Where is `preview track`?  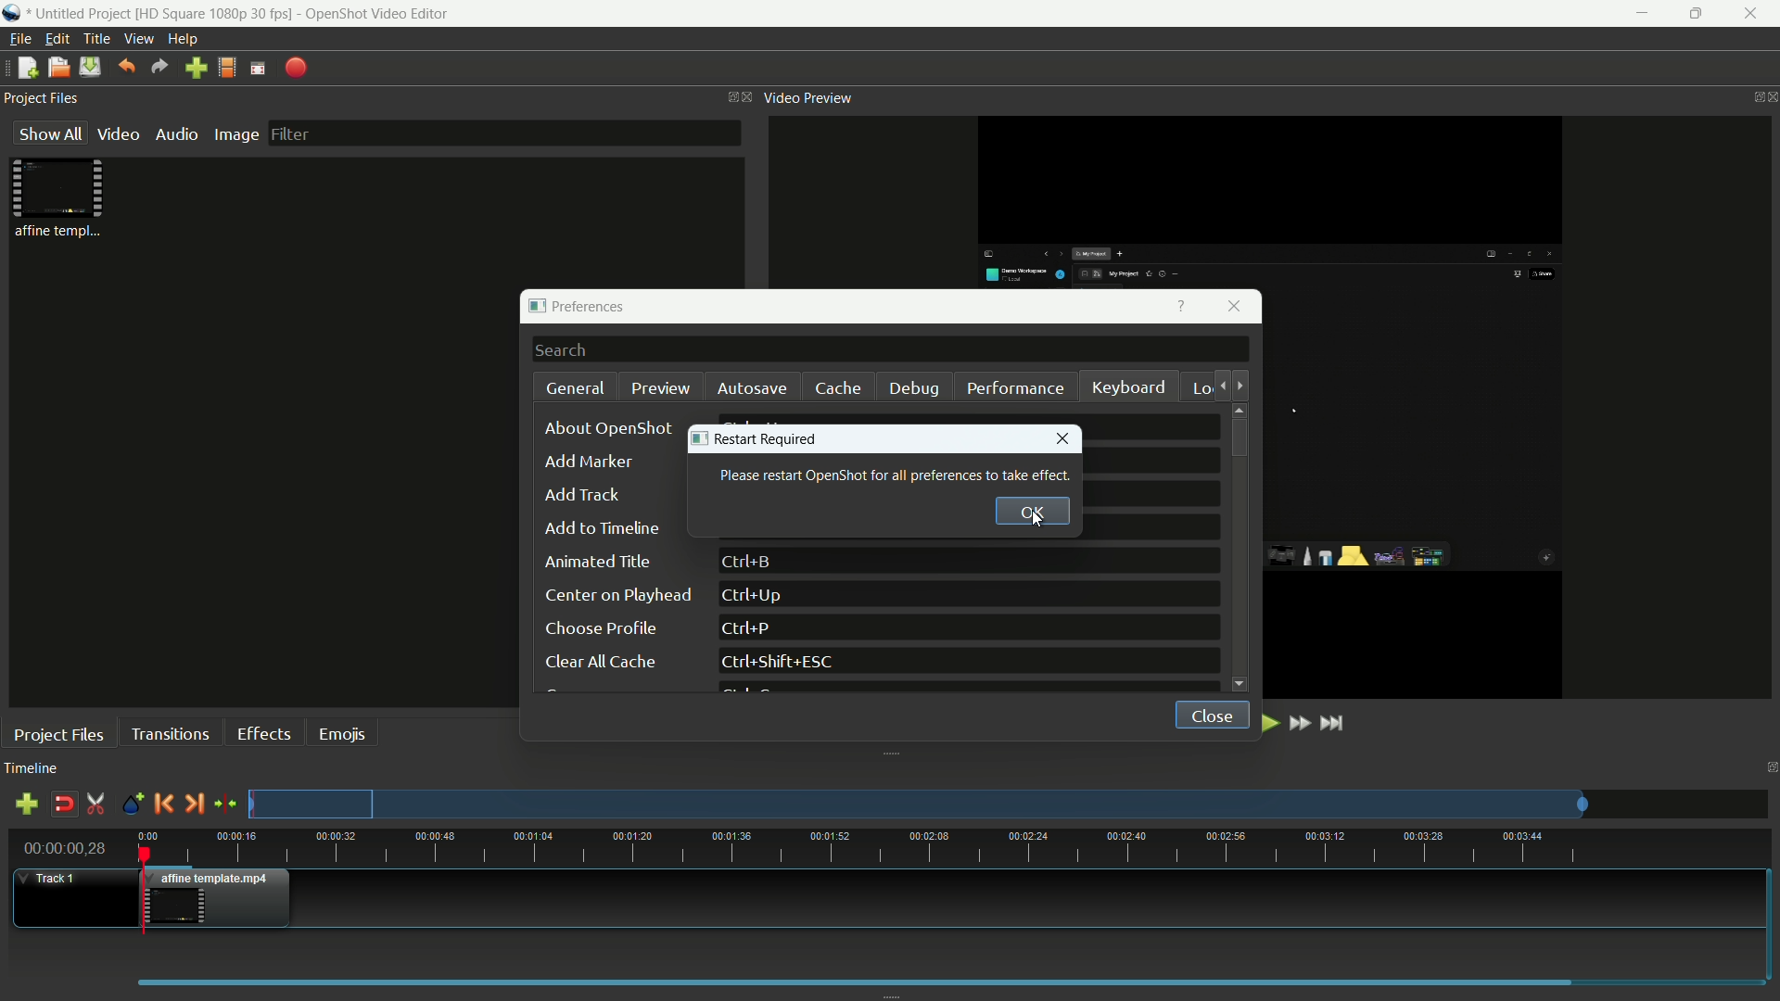
preview track is located at coordinates (917, 804).